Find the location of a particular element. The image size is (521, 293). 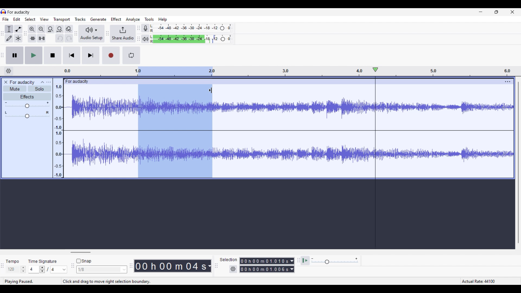

File menu is located at coordinates (6, 19).